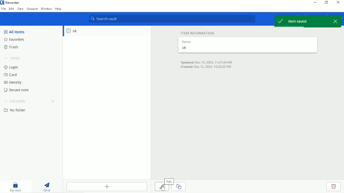 This screenshot has width=344, height=193. What do you see at coordinates (72, 31) in the screenshot?
I see `ok` at bounding box center [72, 31].